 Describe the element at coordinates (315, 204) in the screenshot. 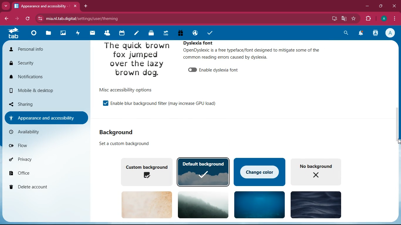

I see `background` at that location.